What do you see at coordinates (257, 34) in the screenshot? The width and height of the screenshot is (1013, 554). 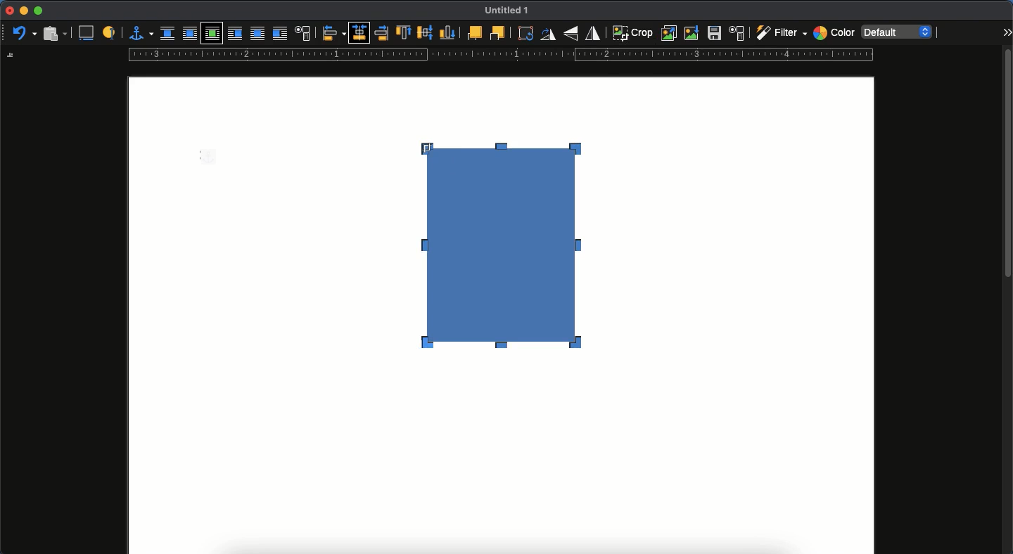 I see `through` at bounding box center [257, 34].